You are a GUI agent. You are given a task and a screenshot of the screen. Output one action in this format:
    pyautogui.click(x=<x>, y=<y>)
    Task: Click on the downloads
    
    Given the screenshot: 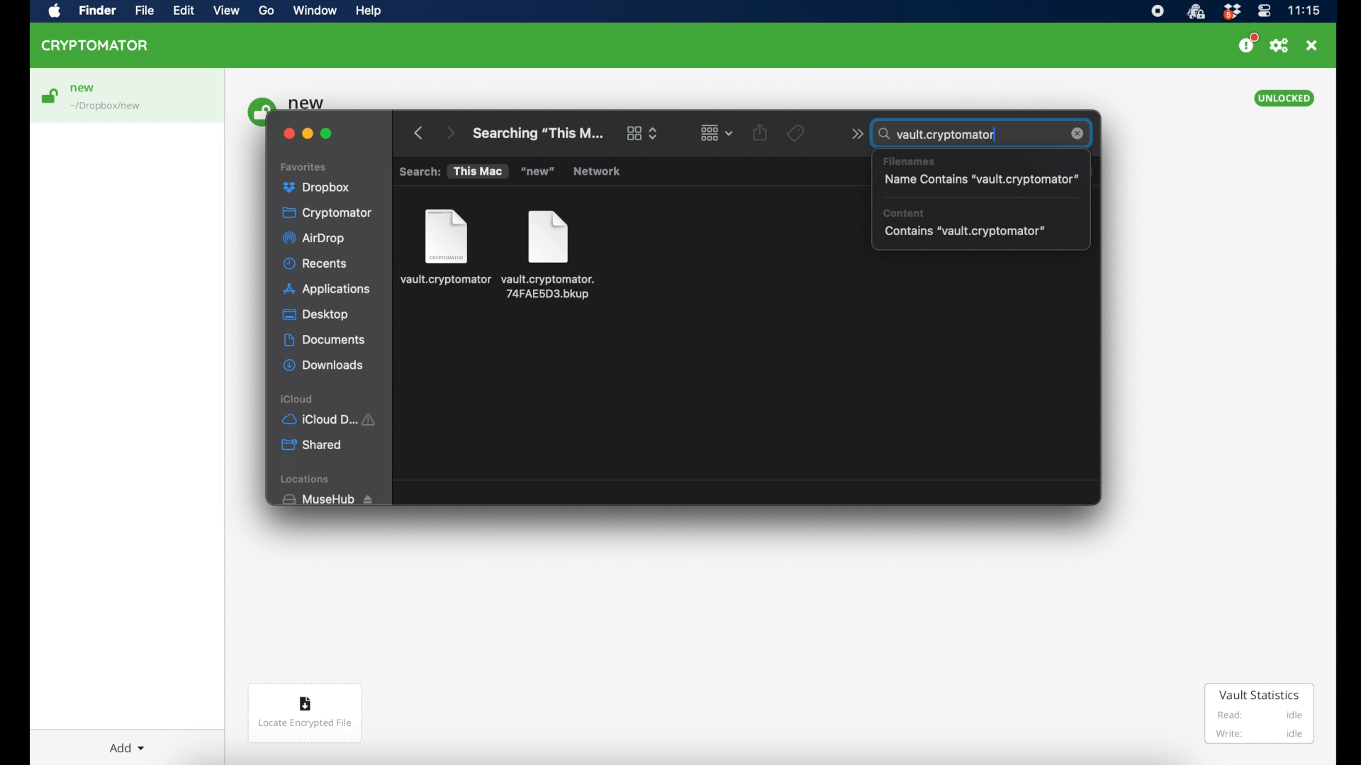 What is the action you would take?
    pyautogui.click(x=323, y=365)
    